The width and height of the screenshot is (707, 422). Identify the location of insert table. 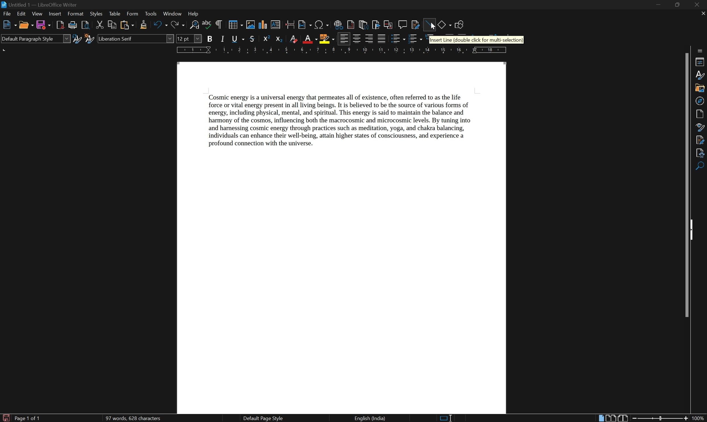
(235, 24).